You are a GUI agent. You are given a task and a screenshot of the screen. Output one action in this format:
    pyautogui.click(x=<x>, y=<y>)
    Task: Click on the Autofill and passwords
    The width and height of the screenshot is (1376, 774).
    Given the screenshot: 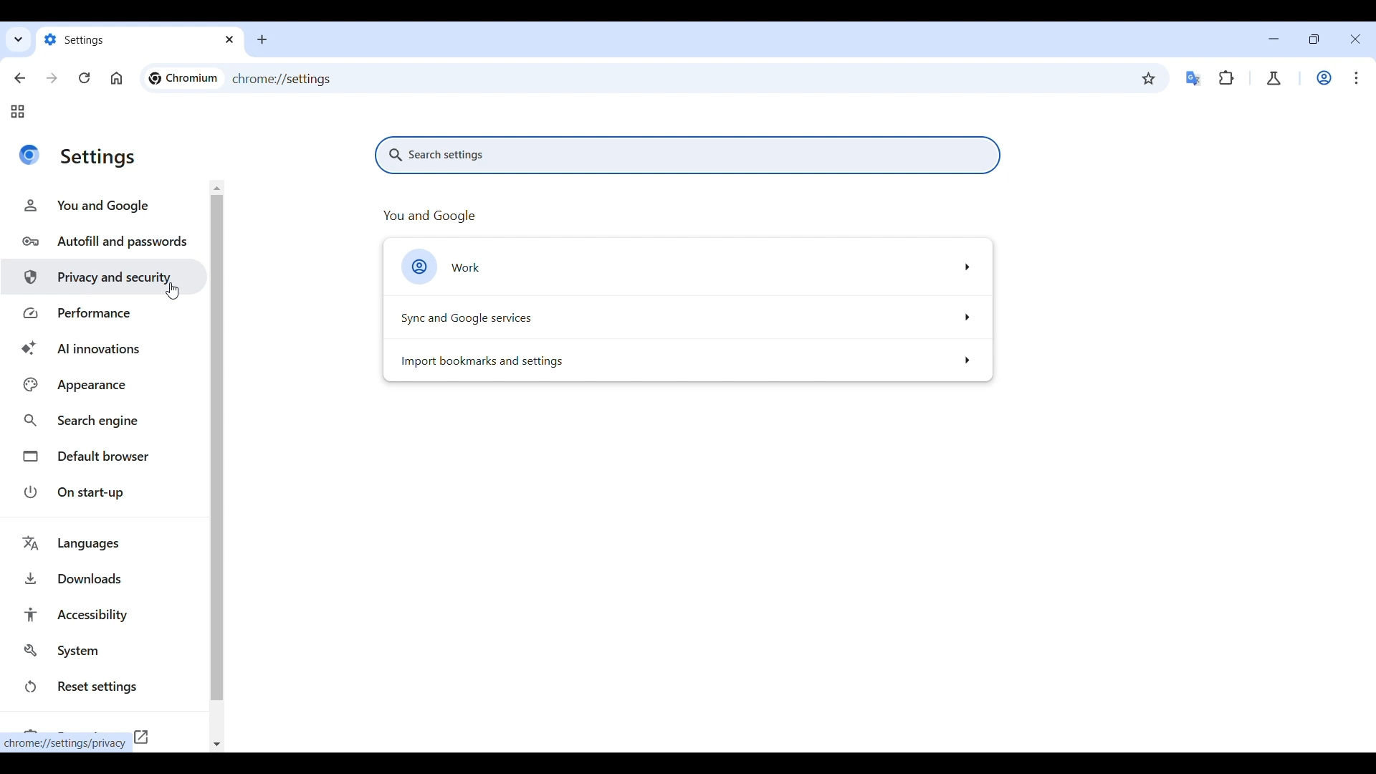 What is the action you would take?
    pyautogui.click(x=105, y=241)
    